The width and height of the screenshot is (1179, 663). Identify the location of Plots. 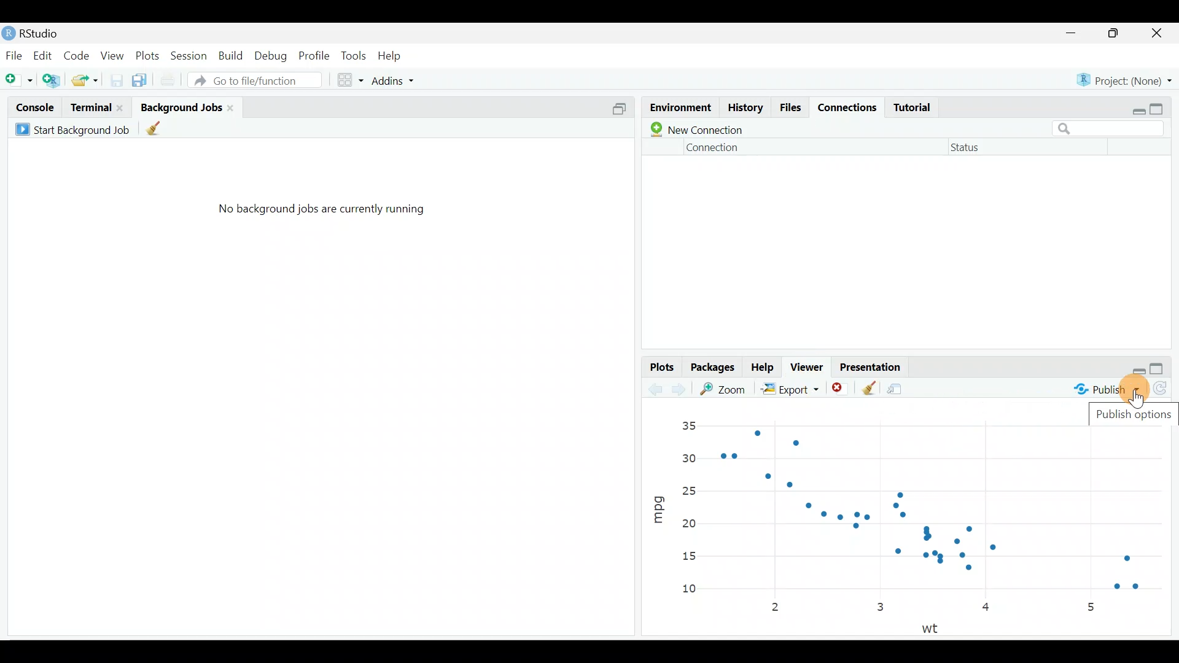
(661, 366).